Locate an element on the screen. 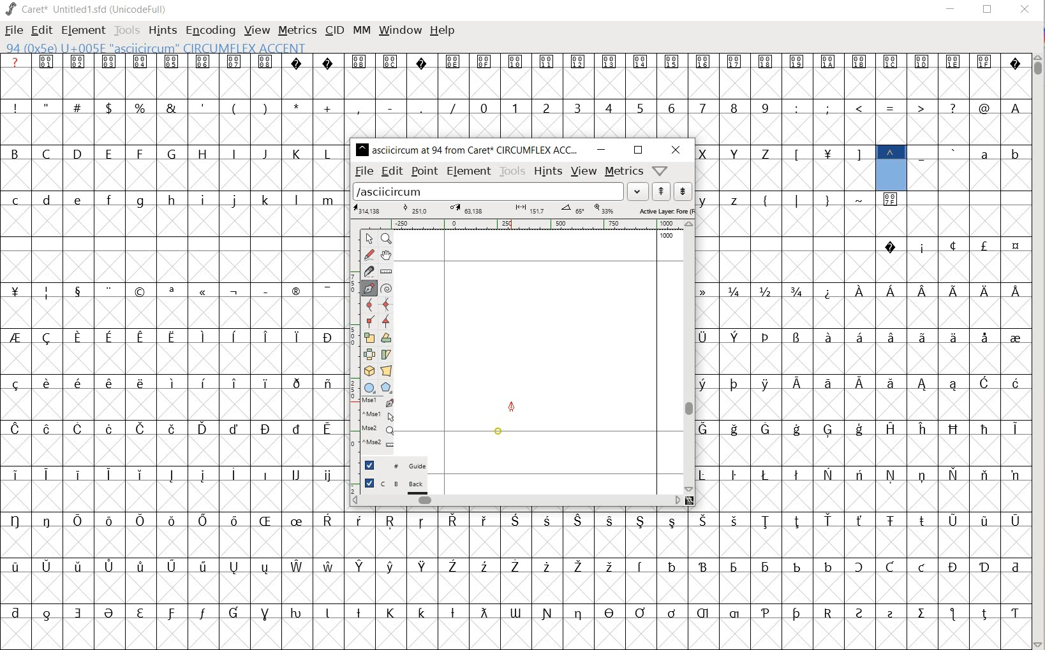  POINTER is located at coordinates (371, 240).